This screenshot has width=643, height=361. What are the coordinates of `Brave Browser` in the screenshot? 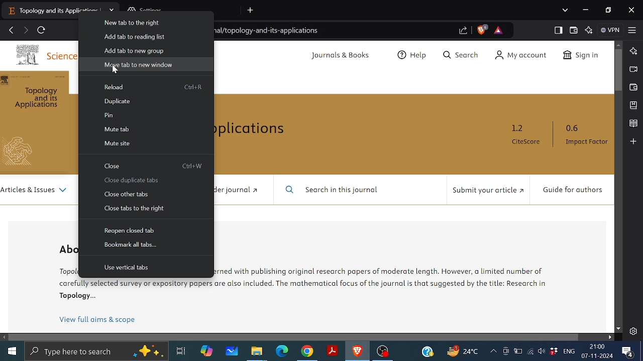 It's located at (357, 351).